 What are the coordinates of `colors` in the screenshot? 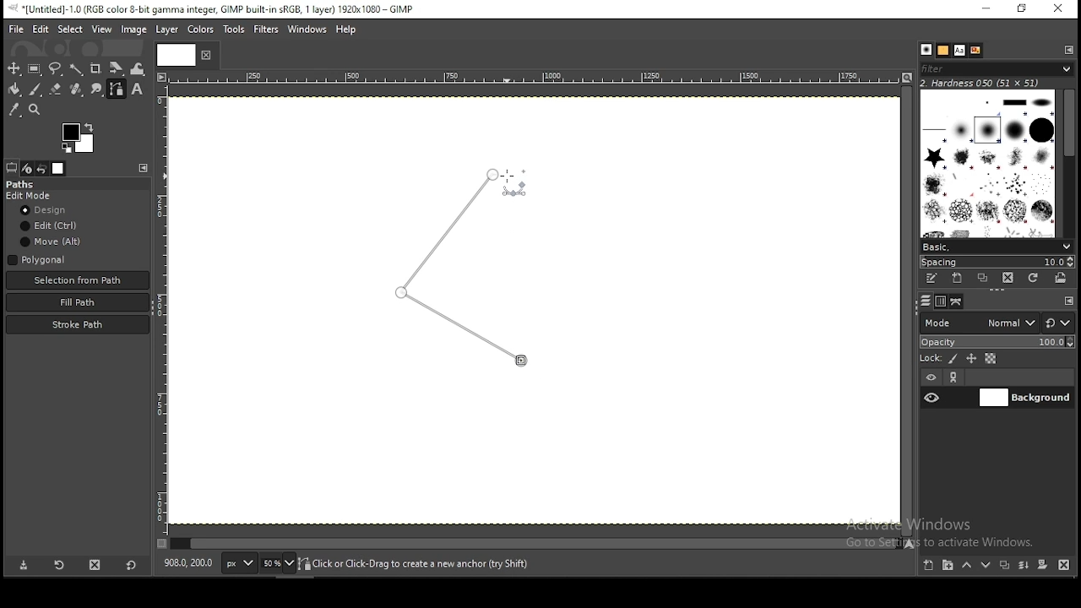 It's located at (201, 28).